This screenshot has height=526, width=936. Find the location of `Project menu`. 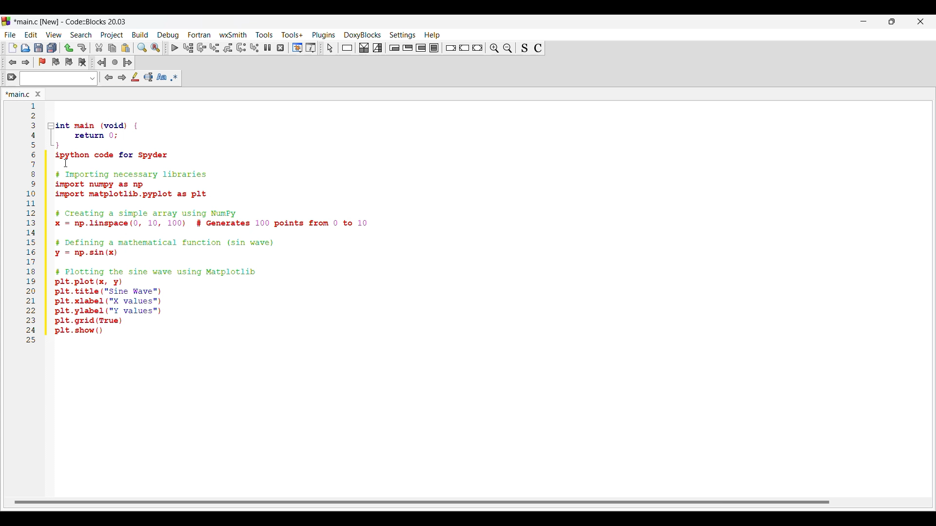

Project menu is located at coordinates (112, 35).